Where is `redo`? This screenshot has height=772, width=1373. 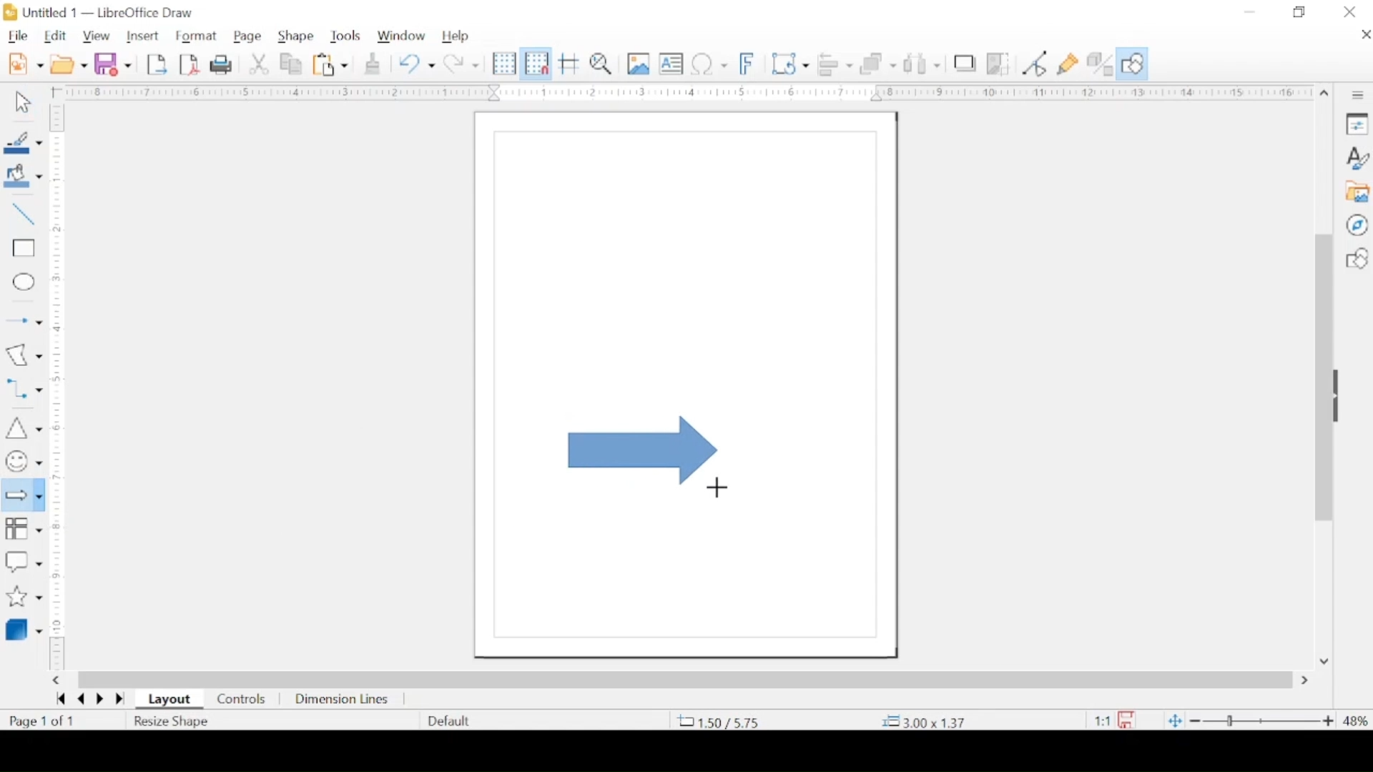 redo is located at coordinates (461, 63).